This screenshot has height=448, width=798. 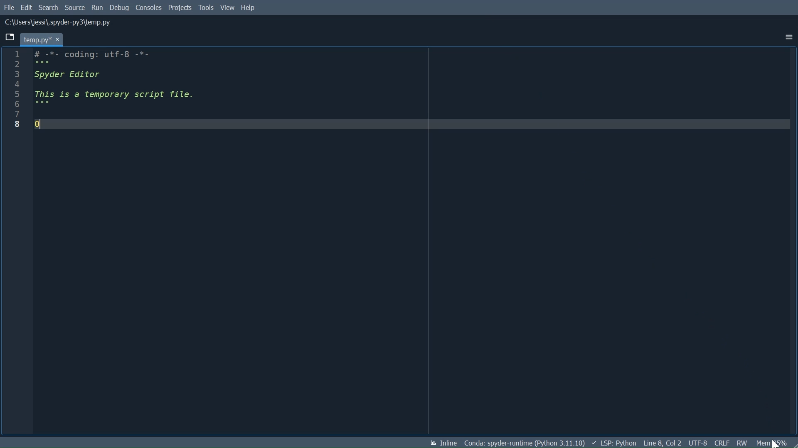 What do you see at coordinates (74, 8) in the screenshot?
I see `Source` at bounding box center [74, 8].